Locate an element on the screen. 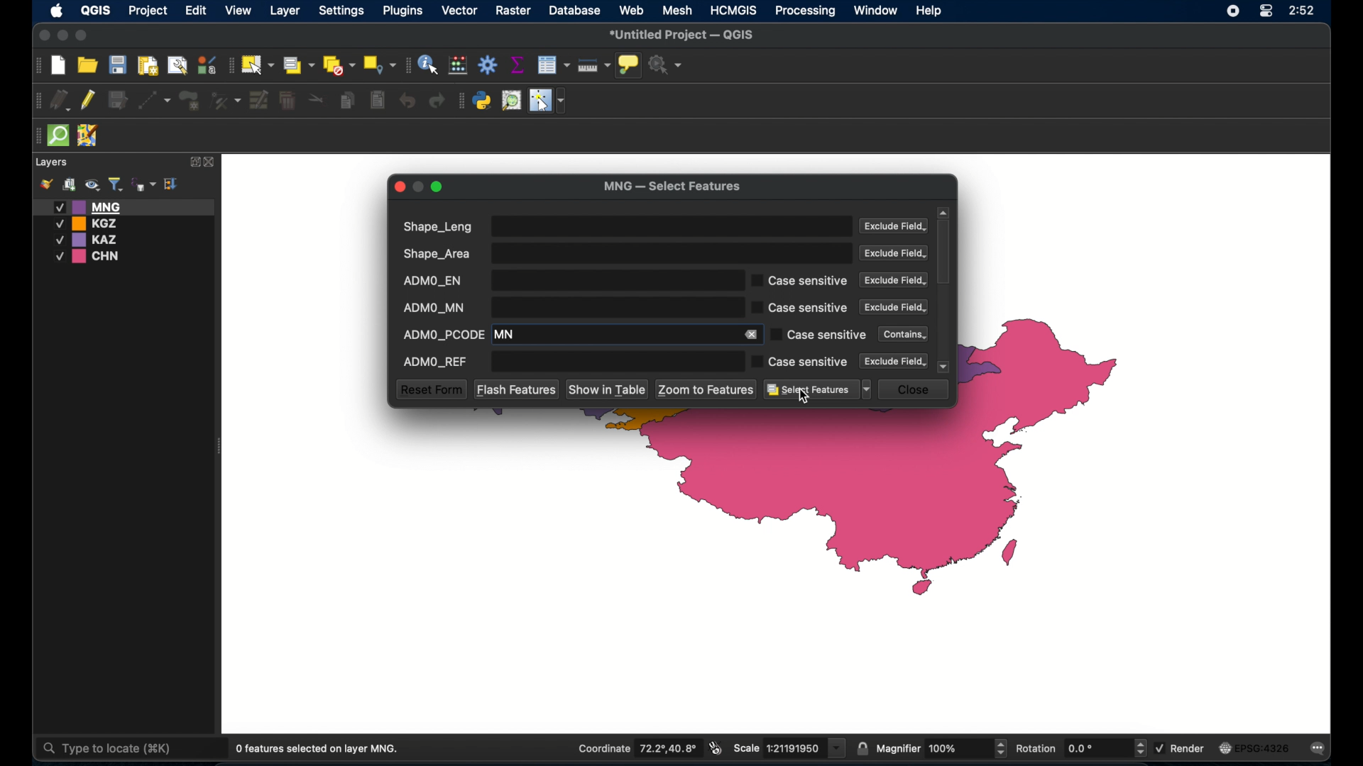  vertex tool is located at coordinates (226, 99).